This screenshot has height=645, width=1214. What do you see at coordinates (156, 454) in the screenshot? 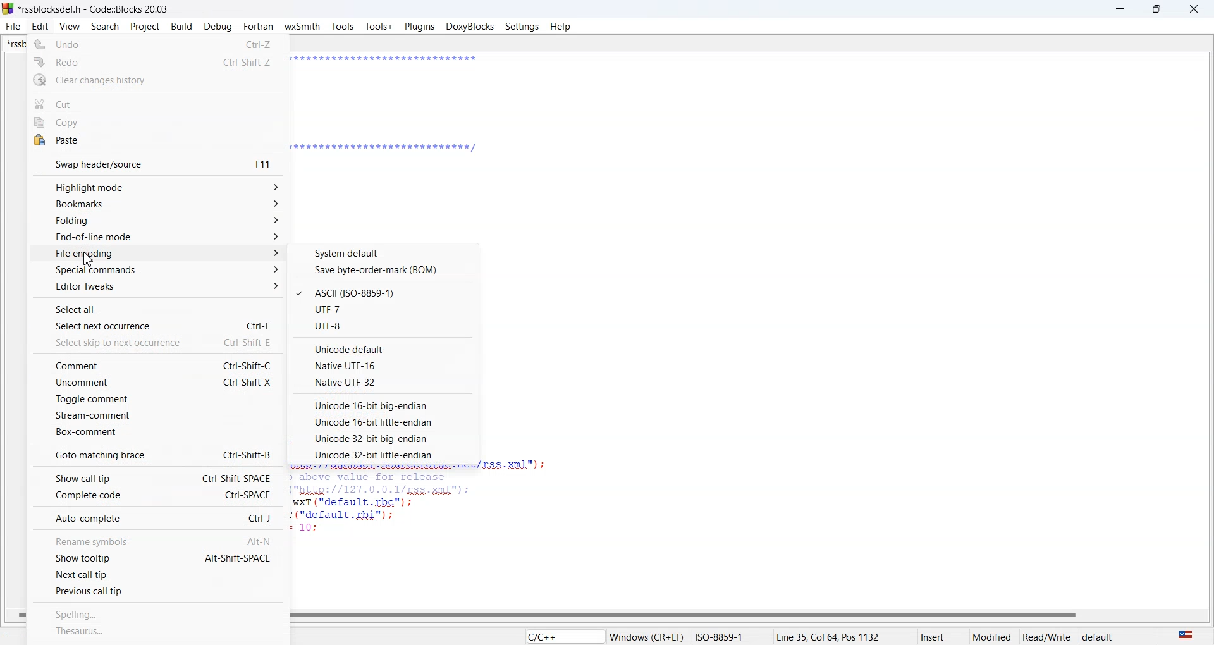
I see `Goto matching brace` at bounding box center [156, 454].